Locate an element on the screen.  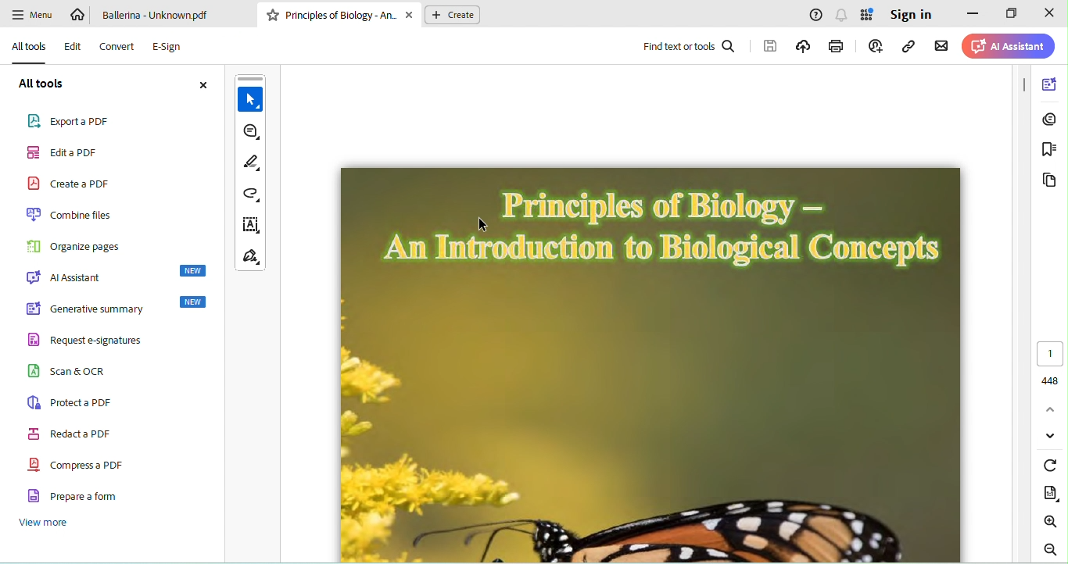
view more is located at coordinates (54, 522).